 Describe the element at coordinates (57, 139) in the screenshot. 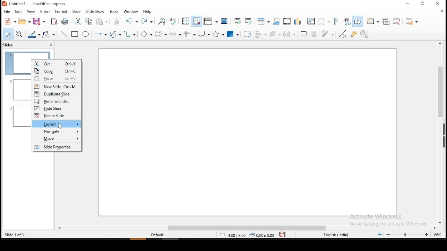

I see `move` at that location.